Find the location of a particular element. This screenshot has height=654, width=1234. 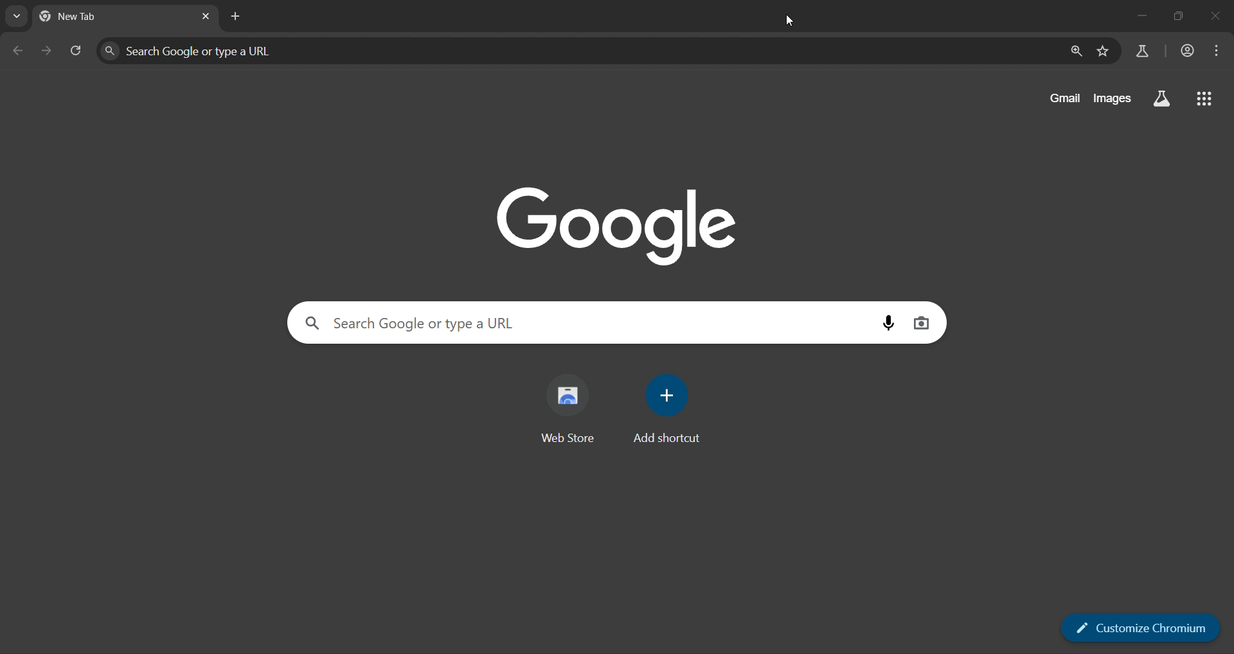

customize chromium is located at coordinates (1142, 626).